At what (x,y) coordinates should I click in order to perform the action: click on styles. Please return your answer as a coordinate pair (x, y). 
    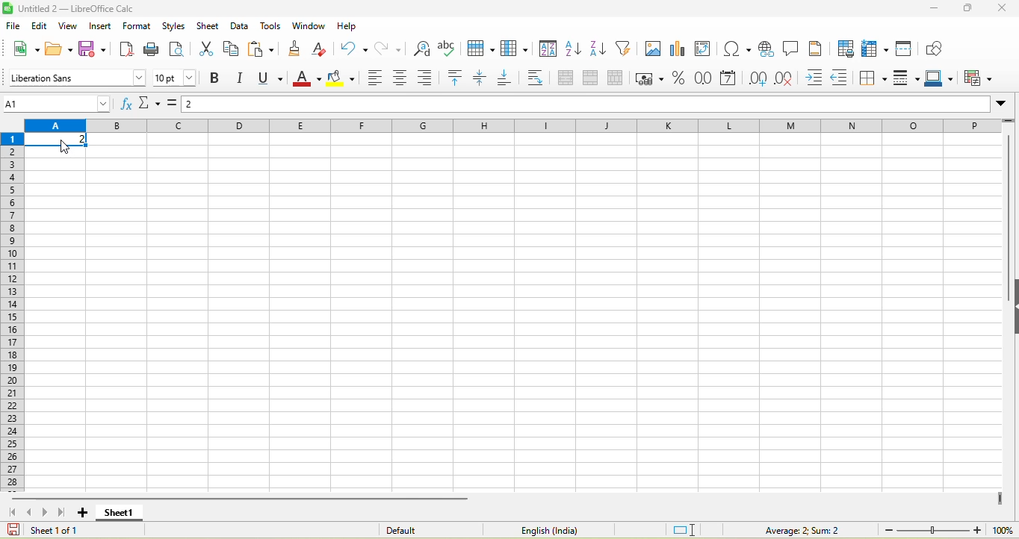
    Looking at the image, I should click on (173, 26).